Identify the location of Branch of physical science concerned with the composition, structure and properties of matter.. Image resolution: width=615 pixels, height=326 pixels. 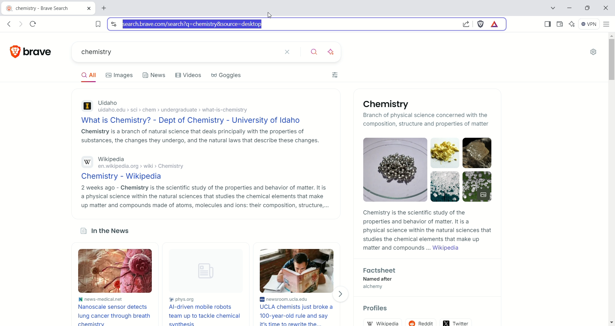
(406, 119).